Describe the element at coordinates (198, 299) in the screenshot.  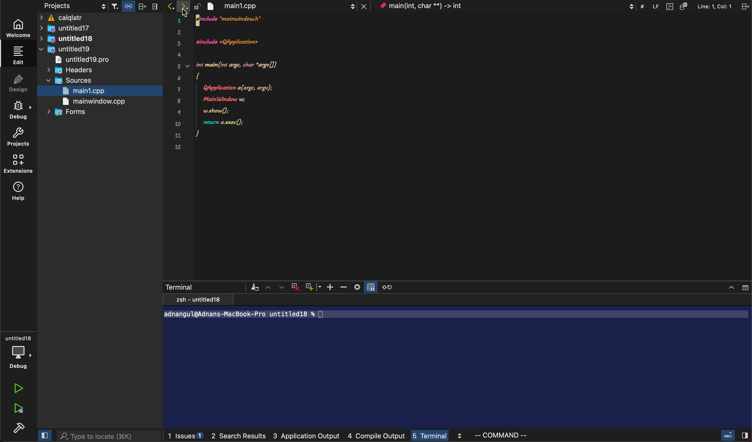
I see `text` at that location.